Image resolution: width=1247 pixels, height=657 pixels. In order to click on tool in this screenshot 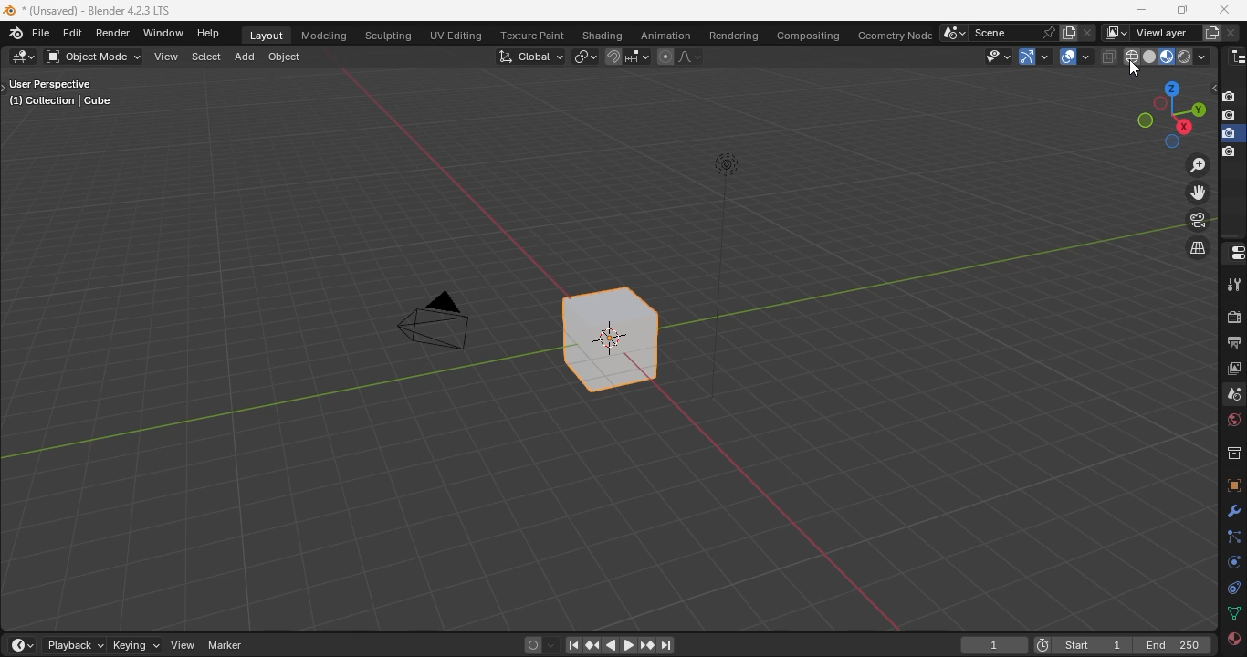, I will do `click(1233, 285)`.